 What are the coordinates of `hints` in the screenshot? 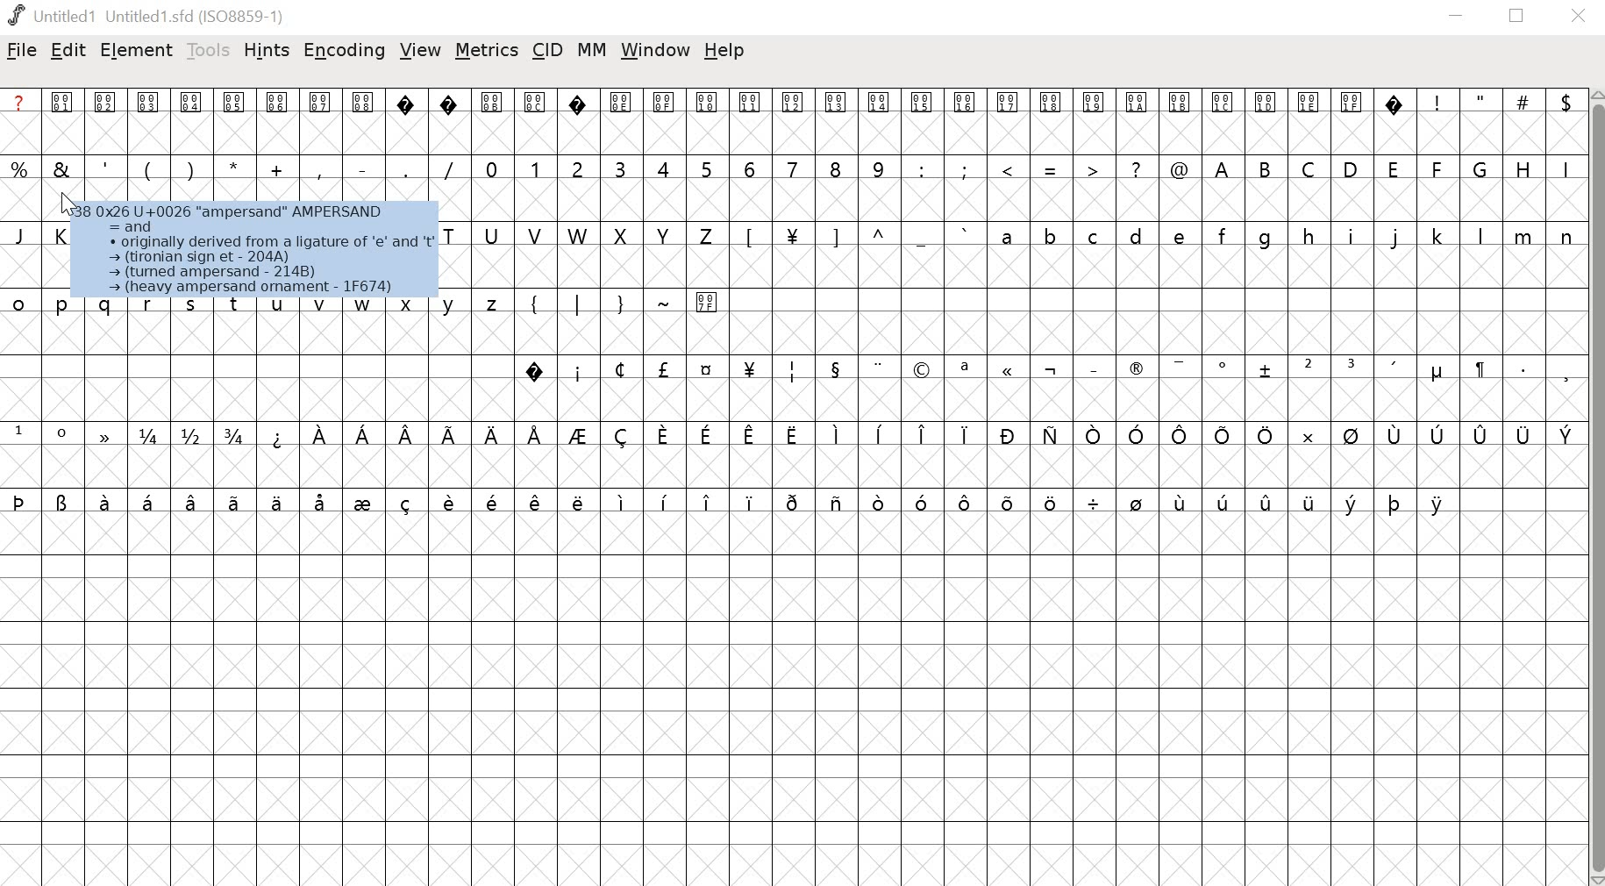 It's located at (269, 49).